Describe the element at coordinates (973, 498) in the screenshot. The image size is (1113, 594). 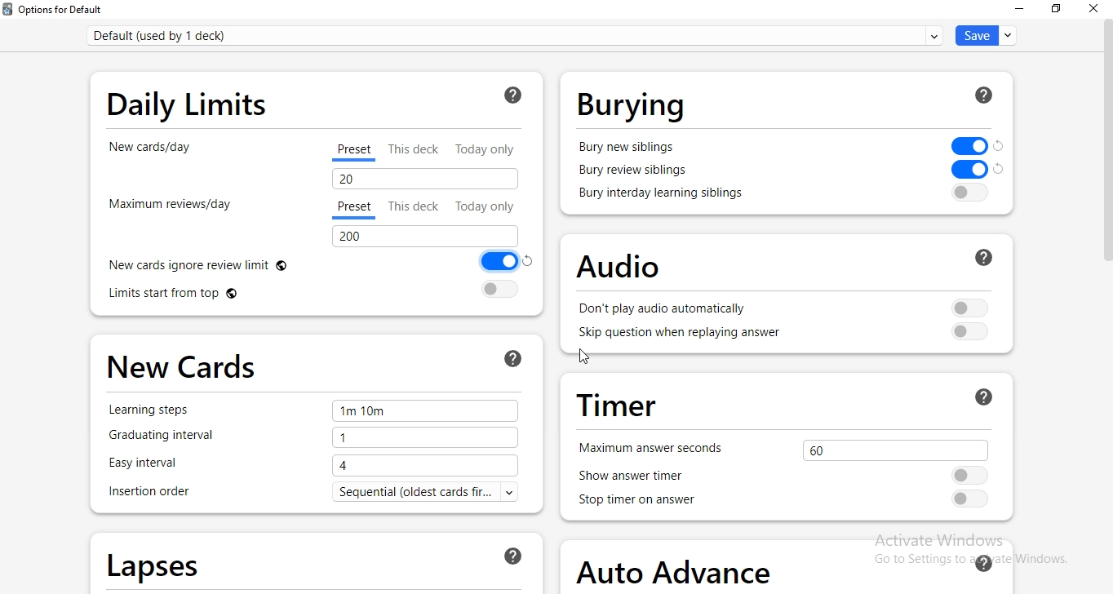
I see `toggle` at that location.